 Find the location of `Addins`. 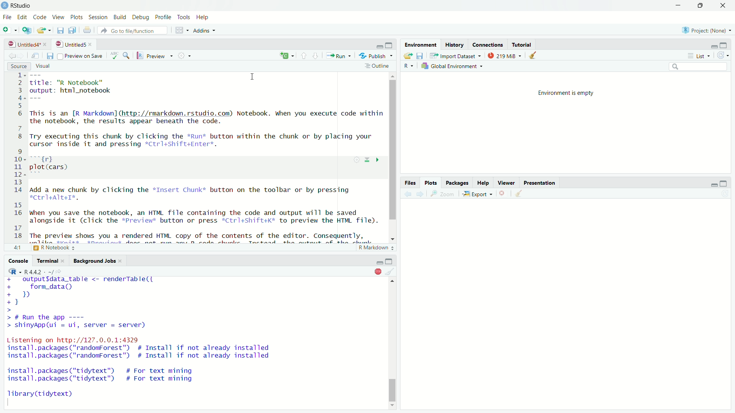

Addins is located at coordinates (204, 30).